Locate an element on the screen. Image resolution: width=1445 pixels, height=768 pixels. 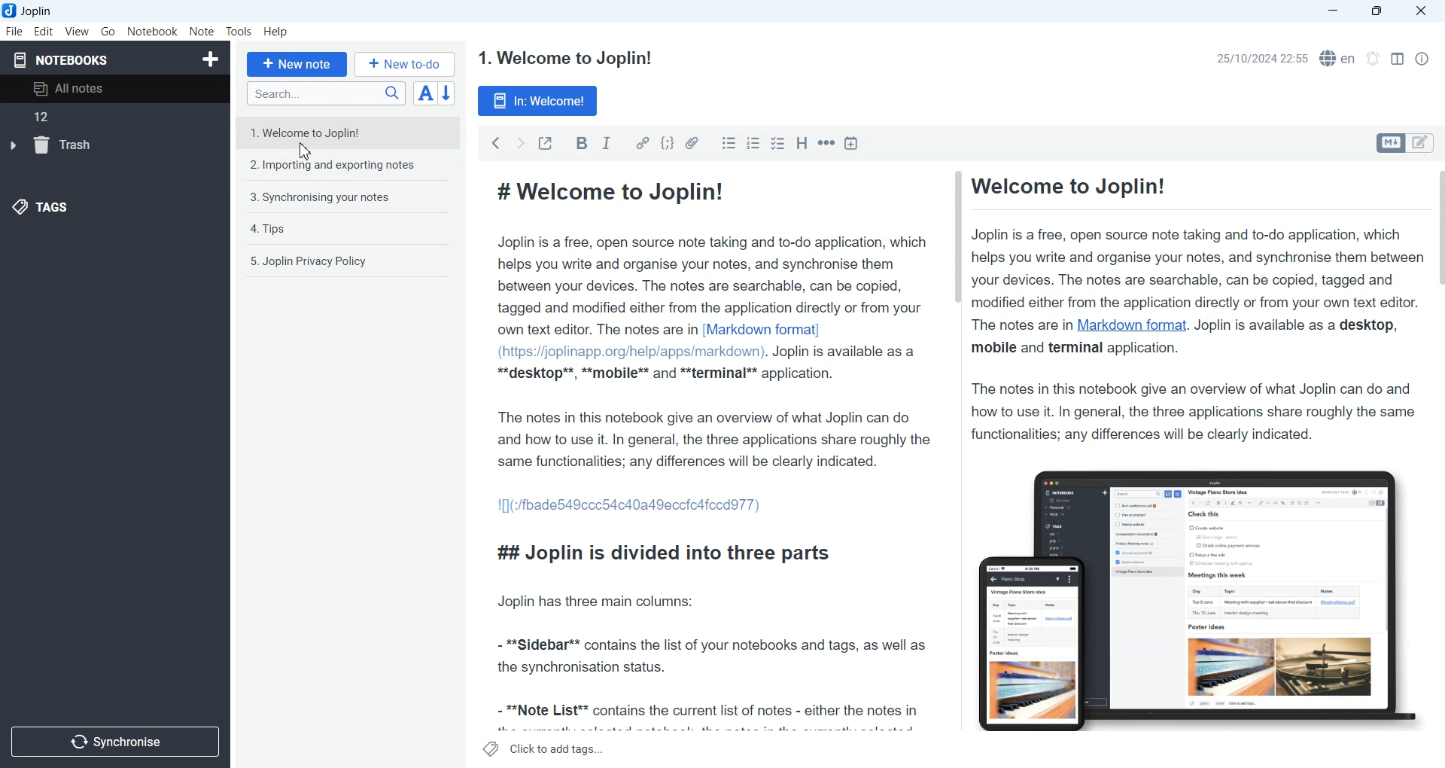
5. Joplin Privacy Policy is located at coordinates (309, 261).